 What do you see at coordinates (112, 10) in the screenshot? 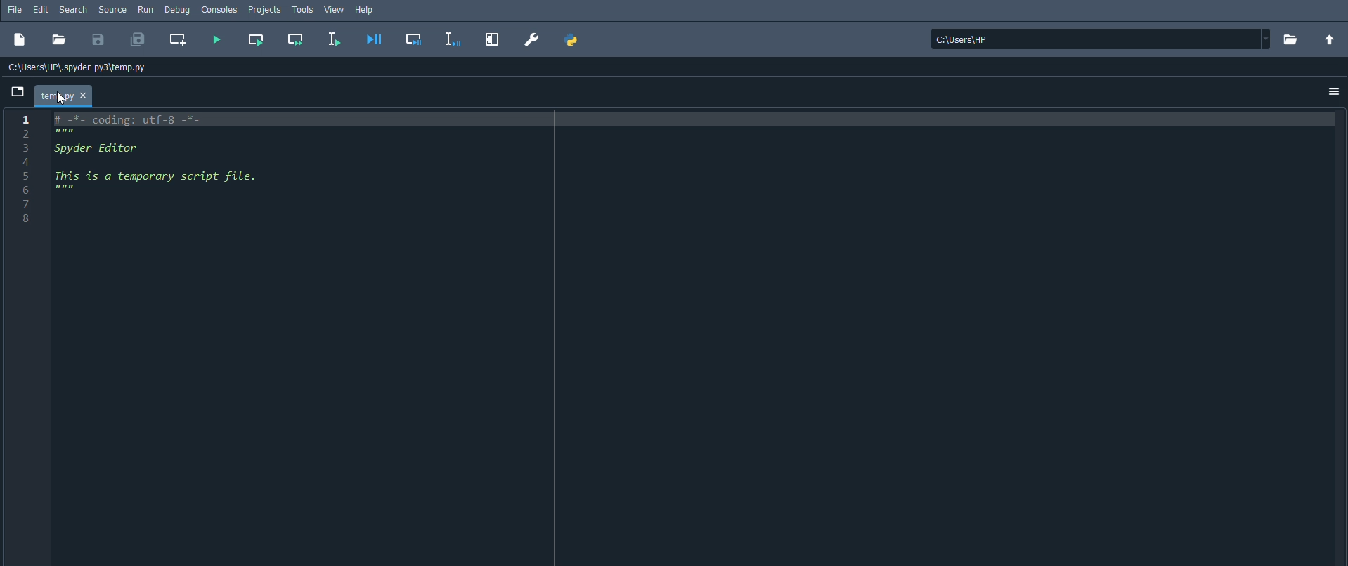
I see `Source` at bounding box center [112, 10].